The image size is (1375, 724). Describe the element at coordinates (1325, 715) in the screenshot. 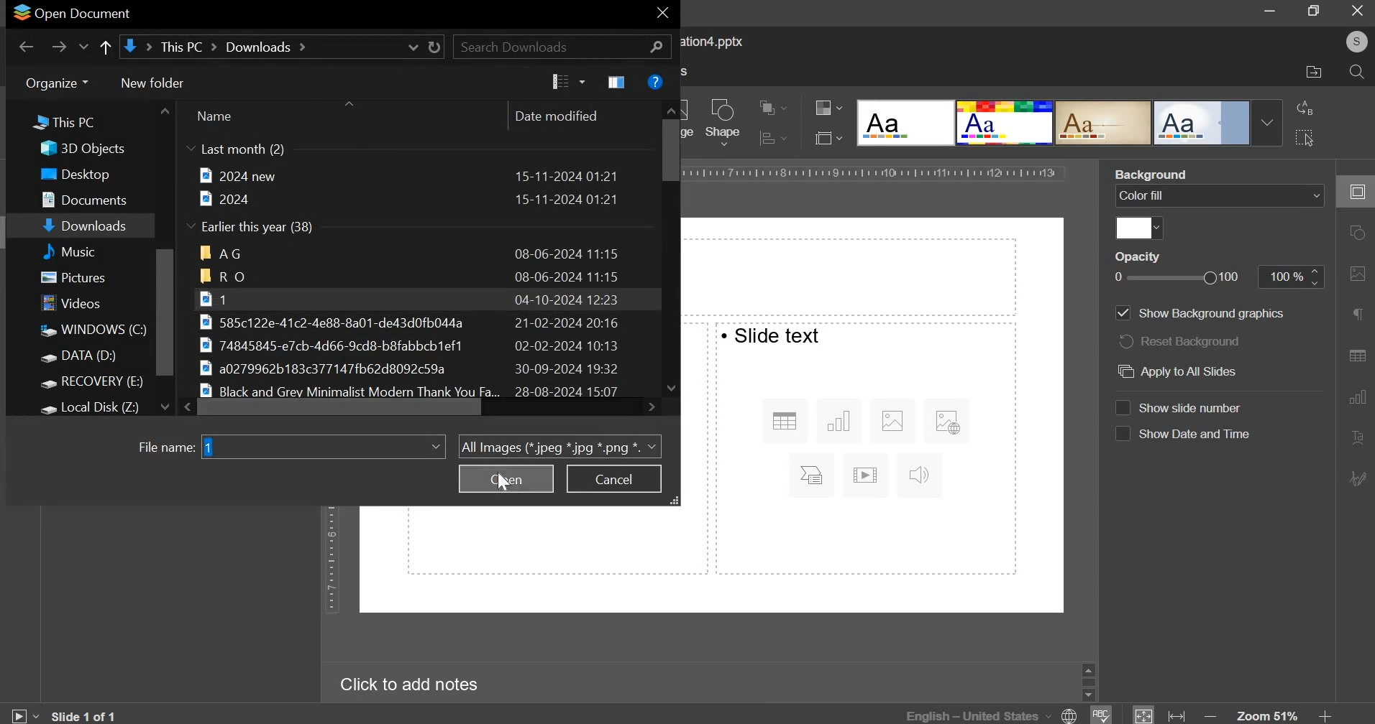

I see `increase zoom` at that location.